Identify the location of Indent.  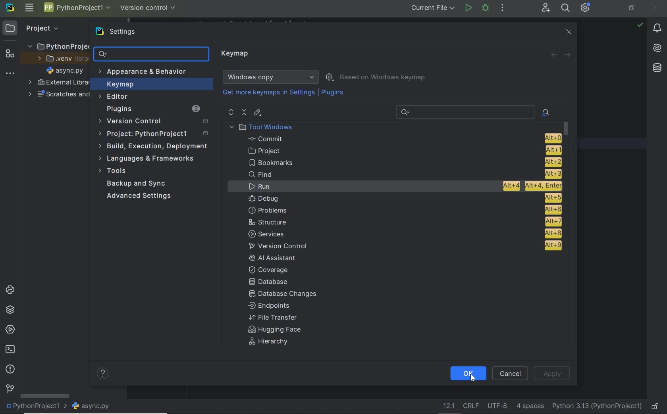
(530, 407).